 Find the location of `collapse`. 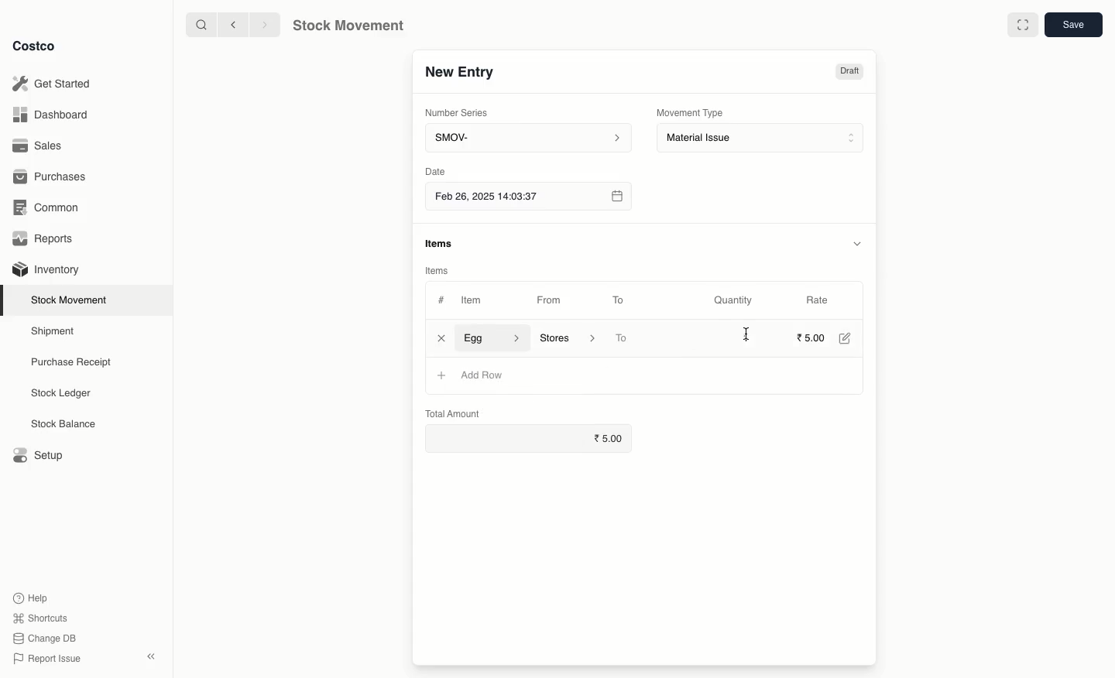

collapse is located at coordinates (150, 656).